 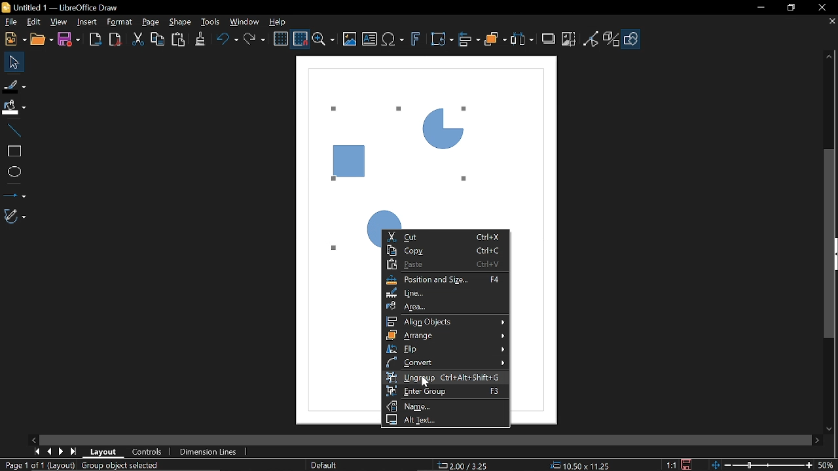 I want to click on Format, so click(x=119, y=22).